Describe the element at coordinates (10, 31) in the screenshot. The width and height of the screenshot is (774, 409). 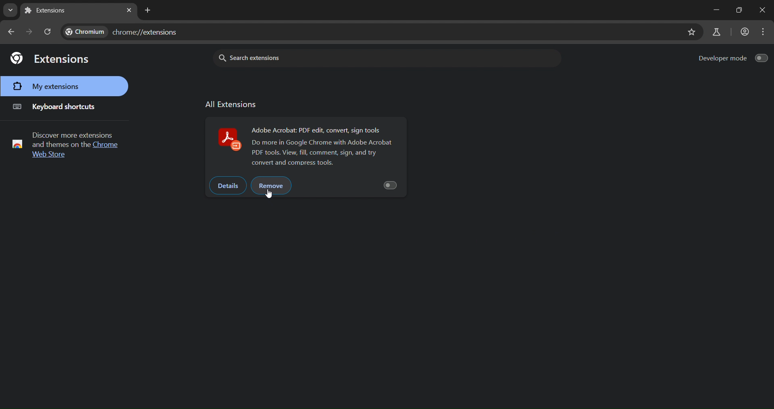
I see `go back one page` at that location.